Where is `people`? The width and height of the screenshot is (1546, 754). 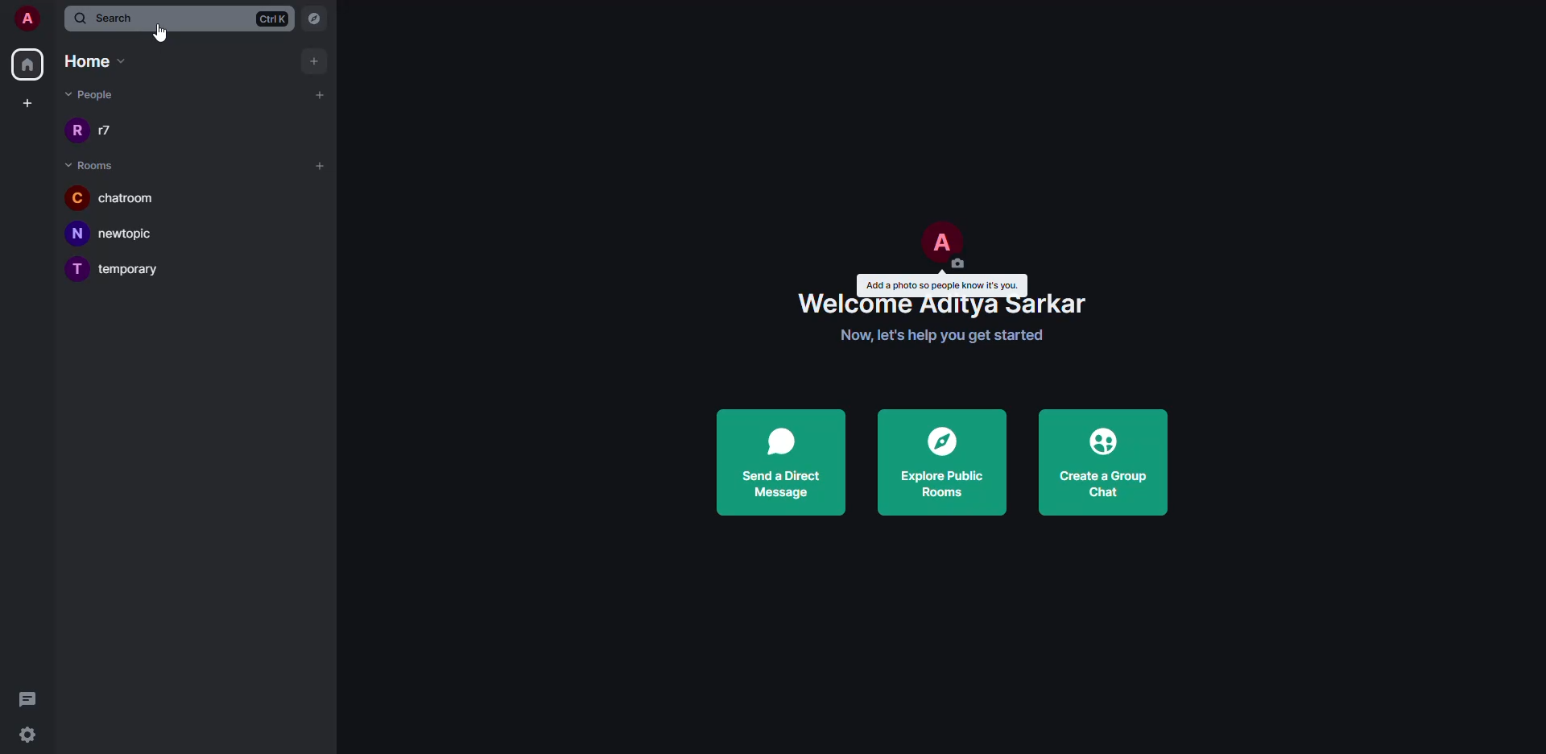
people is located at coordinates (105, 131).